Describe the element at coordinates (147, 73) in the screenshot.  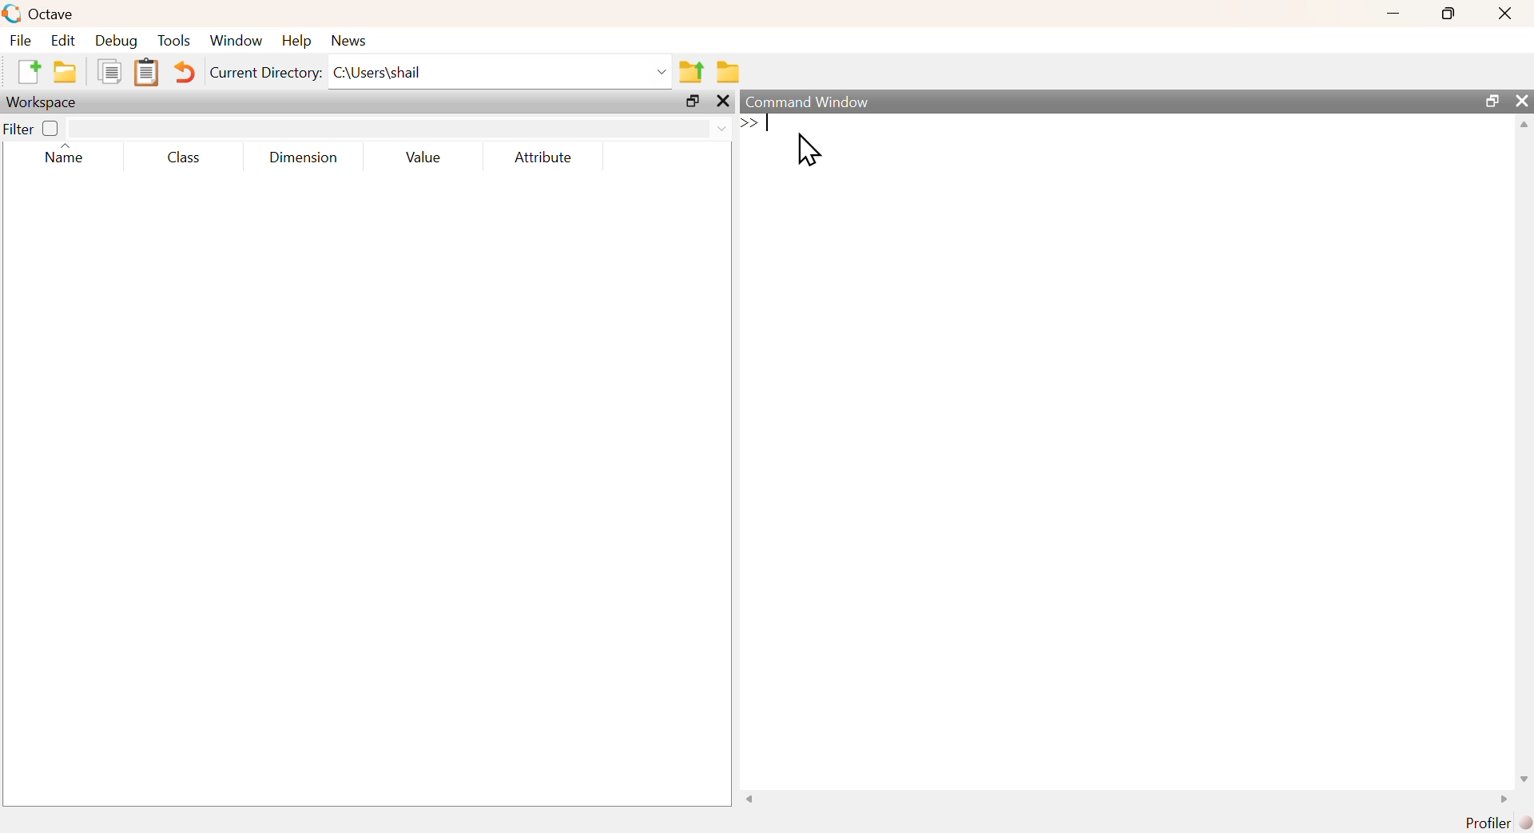
I see `Paste` at that location.